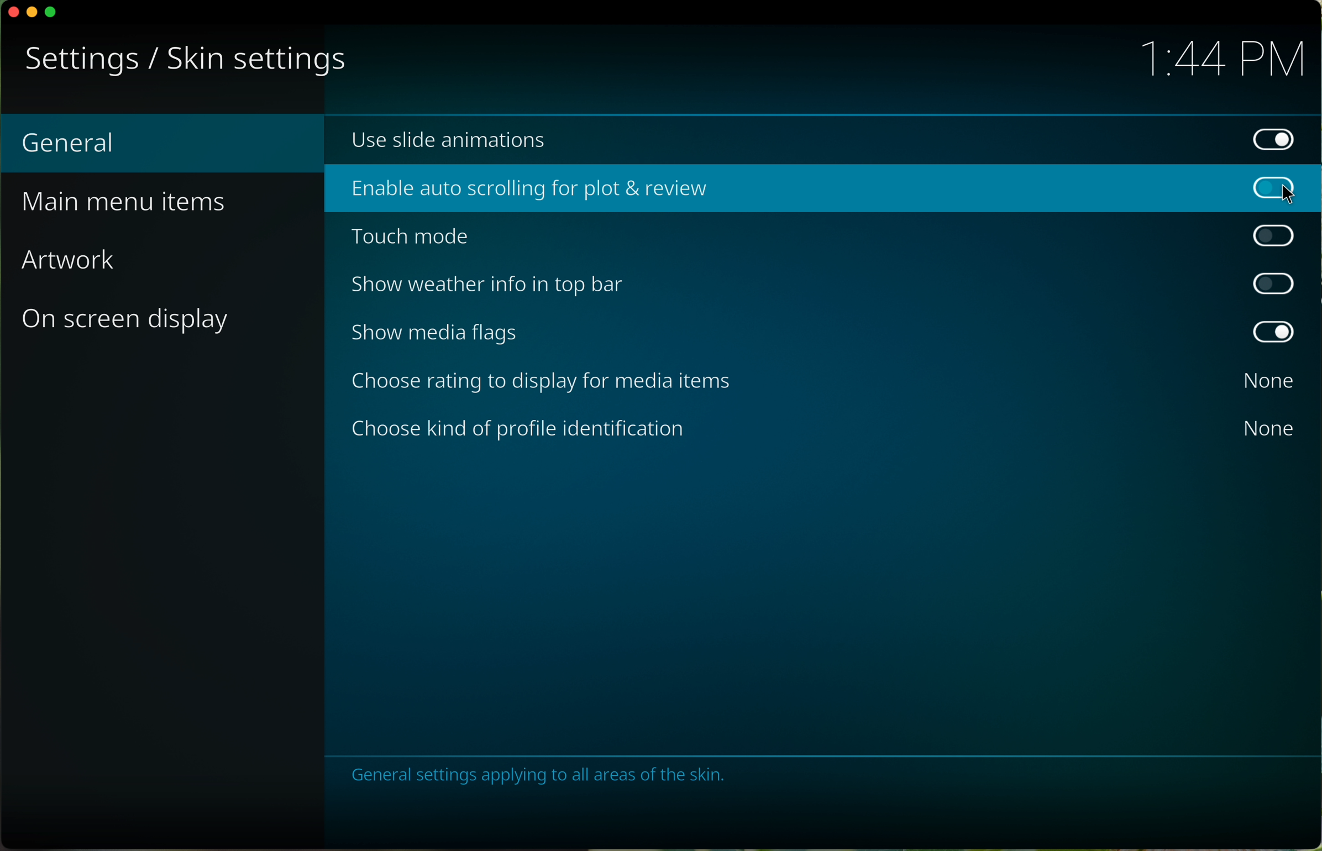 This screenshot has height=851, width=1322. What do you see at coordinates (1287, 192) in the screenshot?
I see `cursor` at bounding box center [1287, 192].